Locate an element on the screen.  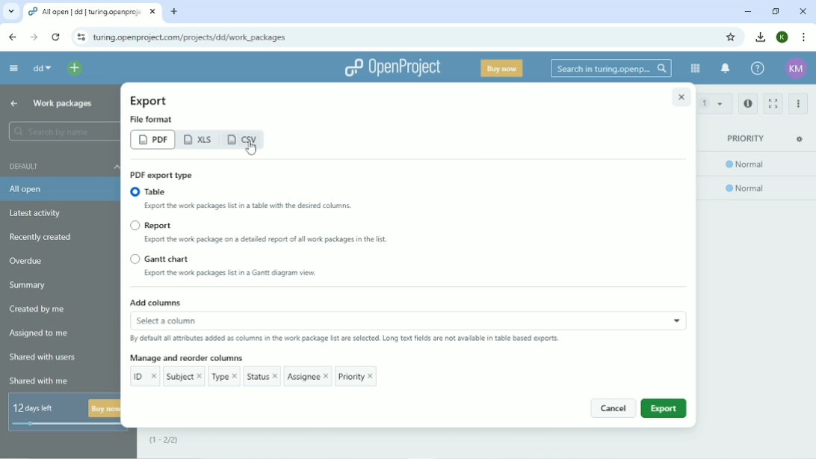
Export is located at coordinates (149, 102).